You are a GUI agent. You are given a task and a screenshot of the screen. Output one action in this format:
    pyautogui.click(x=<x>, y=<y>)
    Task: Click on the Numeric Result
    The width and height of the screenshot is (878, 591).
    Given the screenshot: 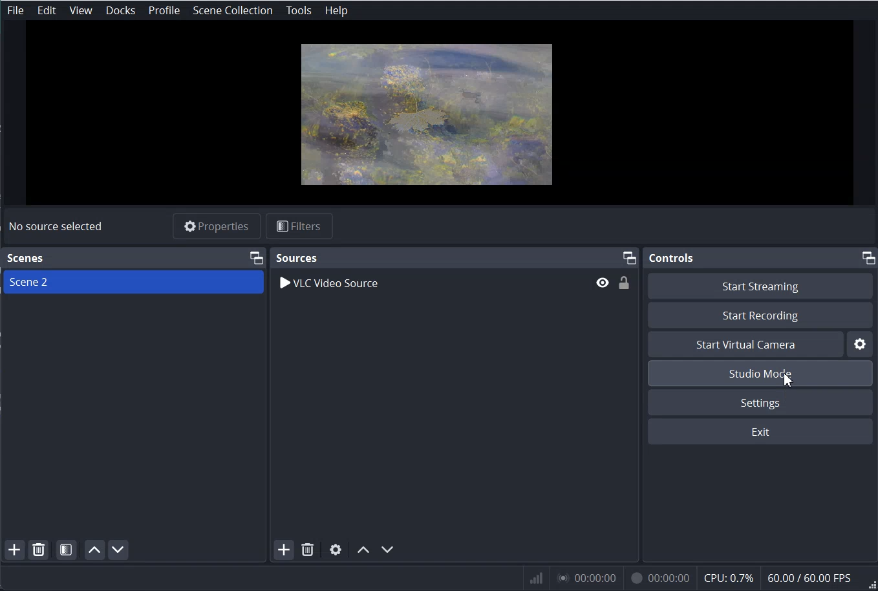 What is the action you would take?
    pyautogui.click(x=700, y=577)
    